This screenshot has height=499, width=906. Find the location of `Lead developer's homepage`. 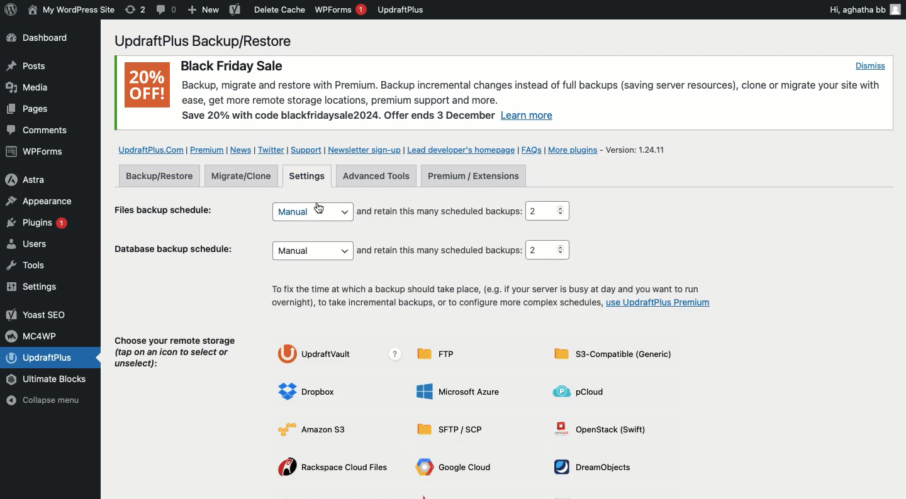

Lead developer's homepage is located at coordinates (461, 149).